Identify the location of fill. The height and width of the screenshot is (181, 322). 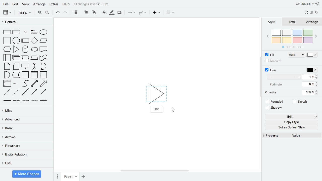
(272, 55).